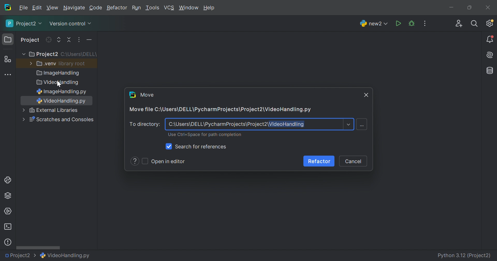 Image resolution: width=497 pixels, height=261 pixels. I want to click on Search everywhere, so click(475, 24).